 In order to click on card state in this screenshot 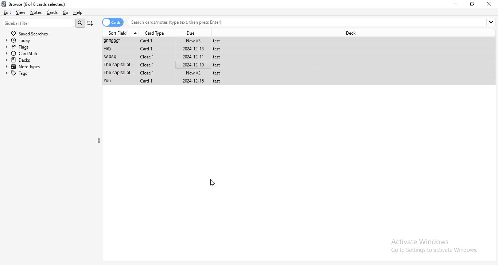, I will do `click(49, 54)`.